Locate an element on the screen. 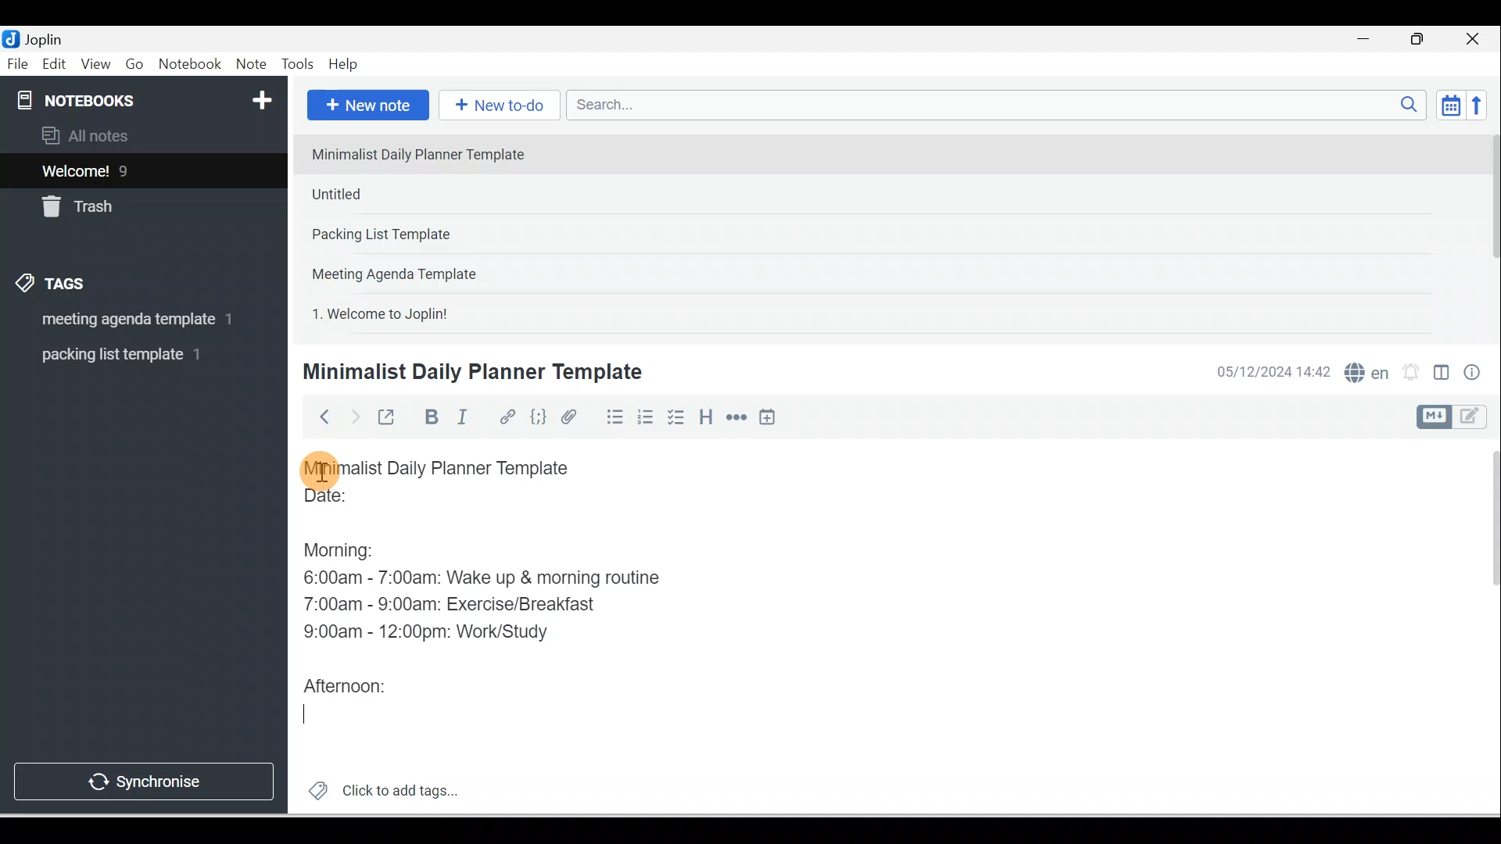 The image size is (1501, 844). Close is located at coordinates (1477, 39).